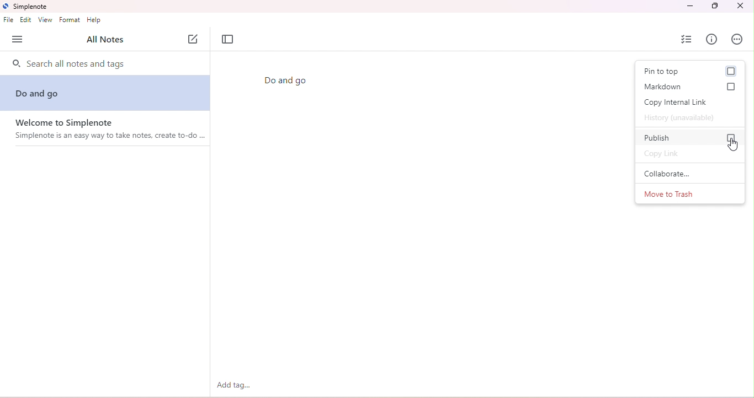 The width and height of the screenshot is (754, 398). I want to click on checkbox, so click(732, 87).